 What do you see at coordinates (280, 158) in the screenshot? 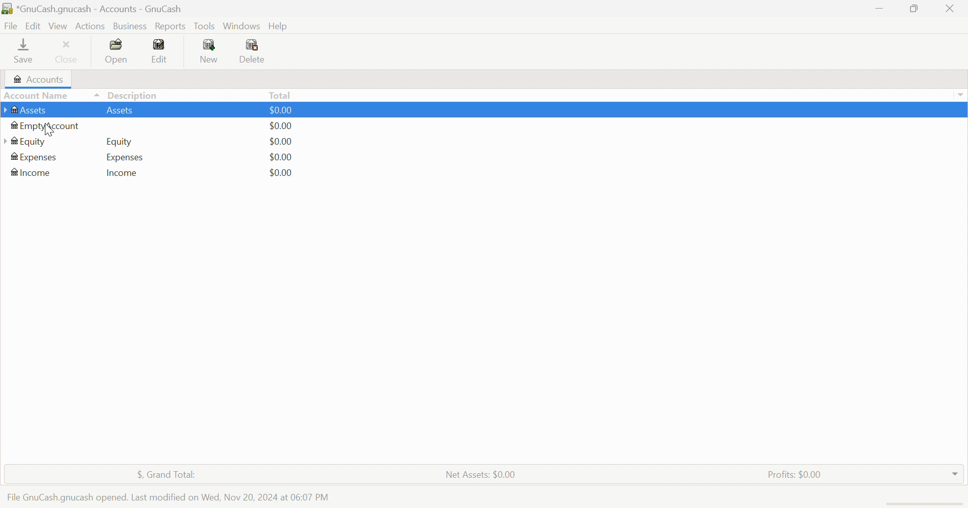
I see `$0.00` at bounding box center [280, 158].